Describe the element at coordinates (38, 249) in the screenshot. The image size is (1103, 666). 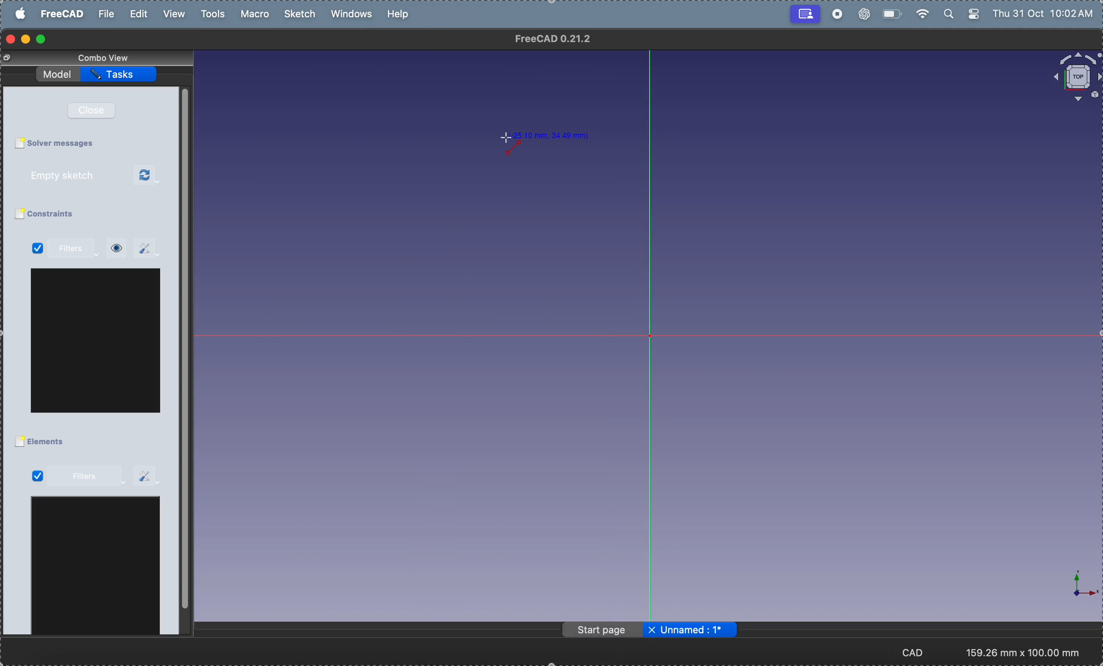
I see `Checked Checkbox` at that location.